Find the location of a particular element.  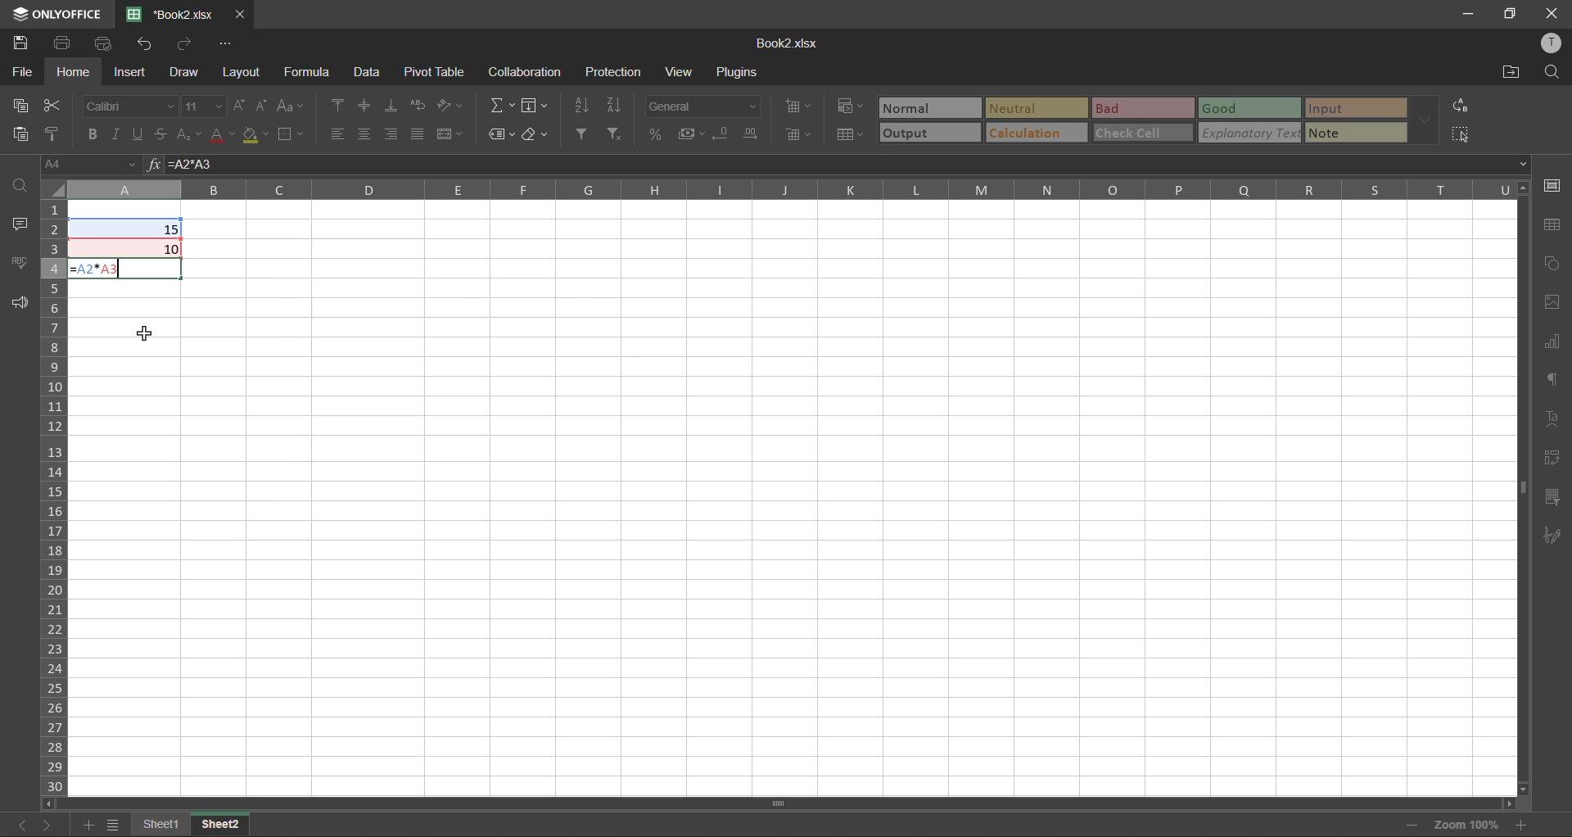

bad is located at coordinates (1142, 108).